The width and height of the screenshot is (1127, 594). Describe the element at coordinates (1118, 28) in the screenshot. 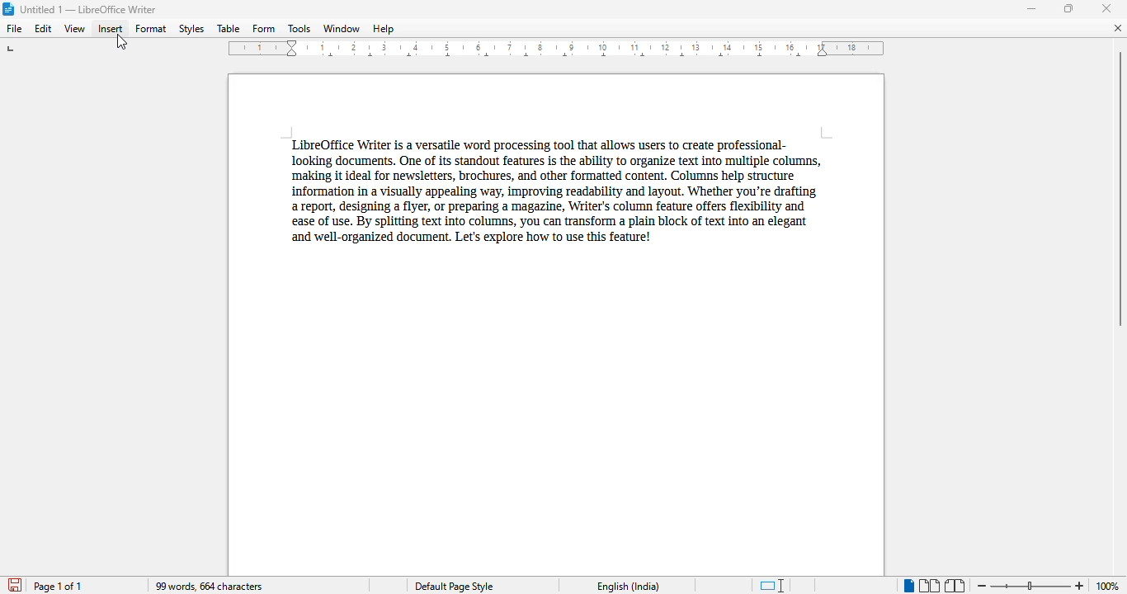

I see `close documemt` at that location.